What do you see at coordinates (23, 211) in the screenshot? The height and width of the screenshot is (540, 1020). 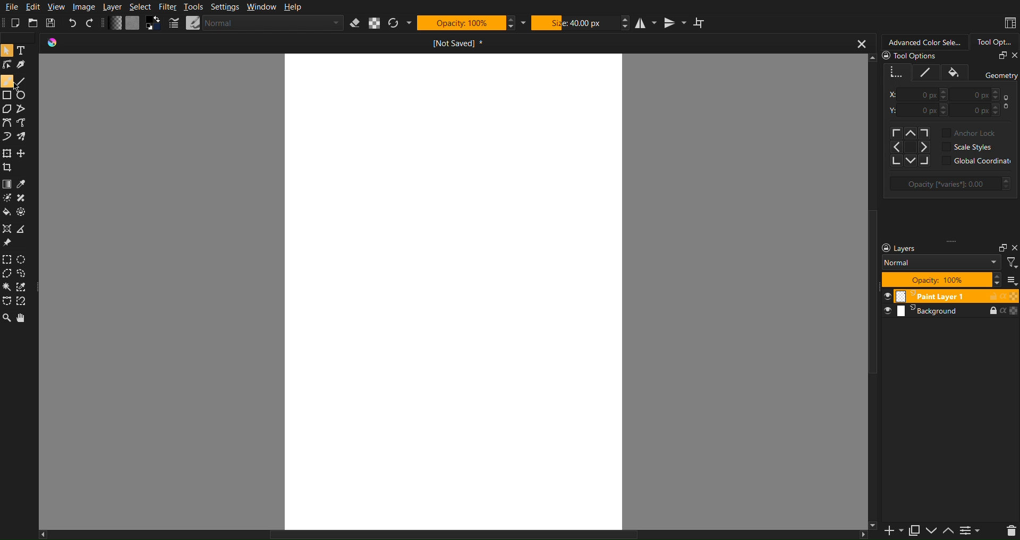 I see `Pallete` at bounding box center [23, 211].